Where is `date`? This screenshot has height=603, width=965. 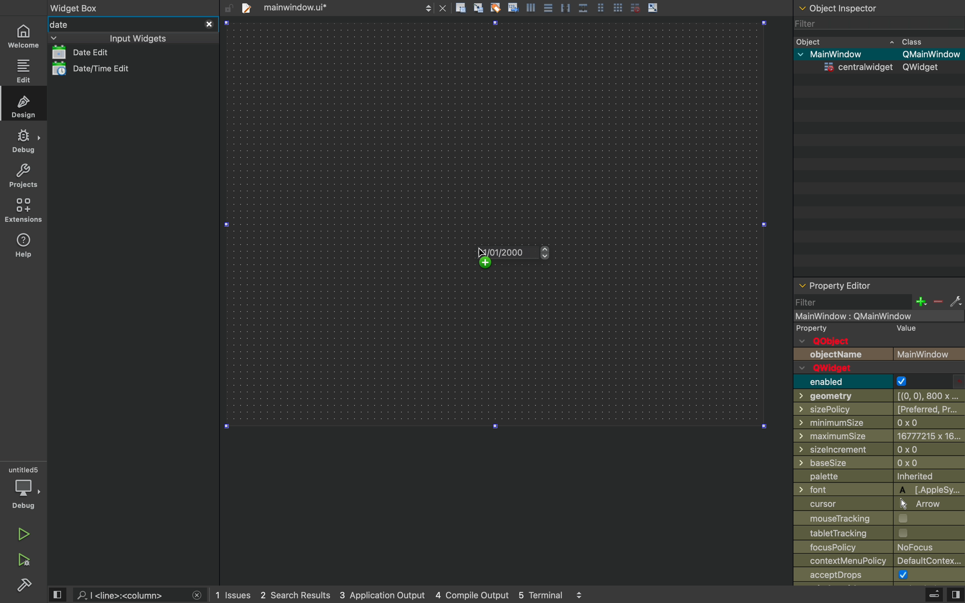
date is located at coordinates (124, 25).